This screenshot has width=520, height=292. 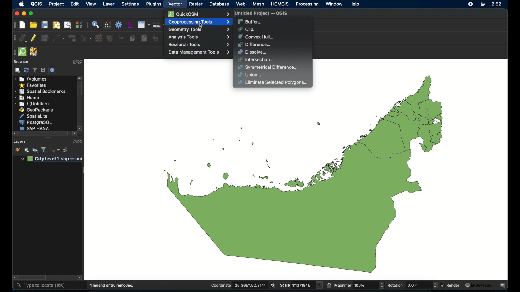 What do you see at coordinates (199, 52) in the screenshot?
I see `data management tools menu` at bounding box center [199, 52].